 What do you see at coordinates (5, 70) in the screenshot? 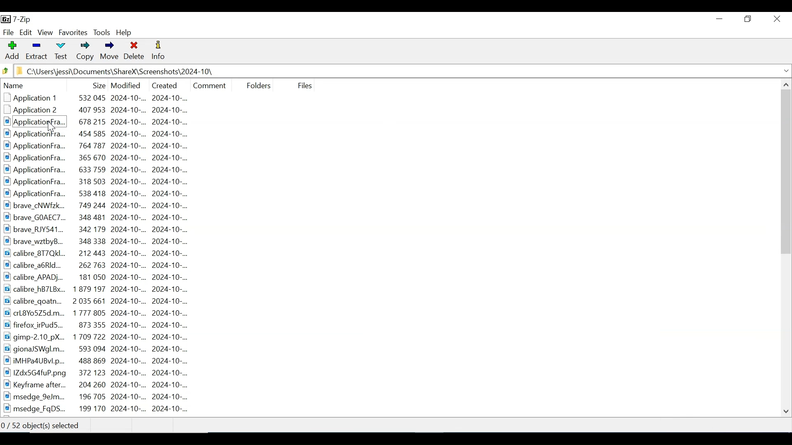
I see `Click to Browse back` at bounding box center [5, 70].